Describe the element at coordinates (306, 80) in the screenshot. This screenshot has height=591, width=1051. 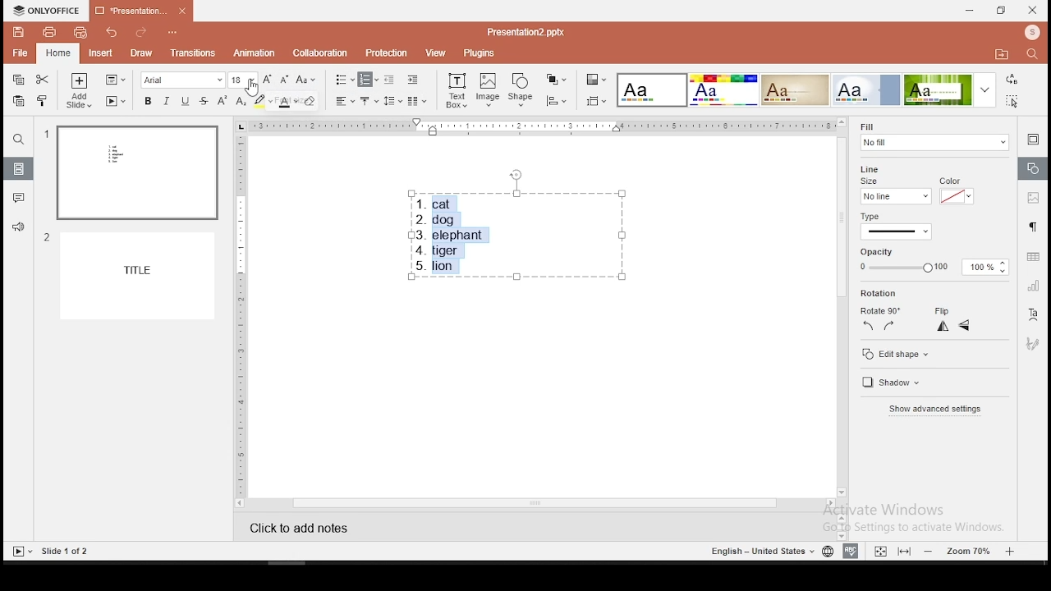
I see `change case` at that location.